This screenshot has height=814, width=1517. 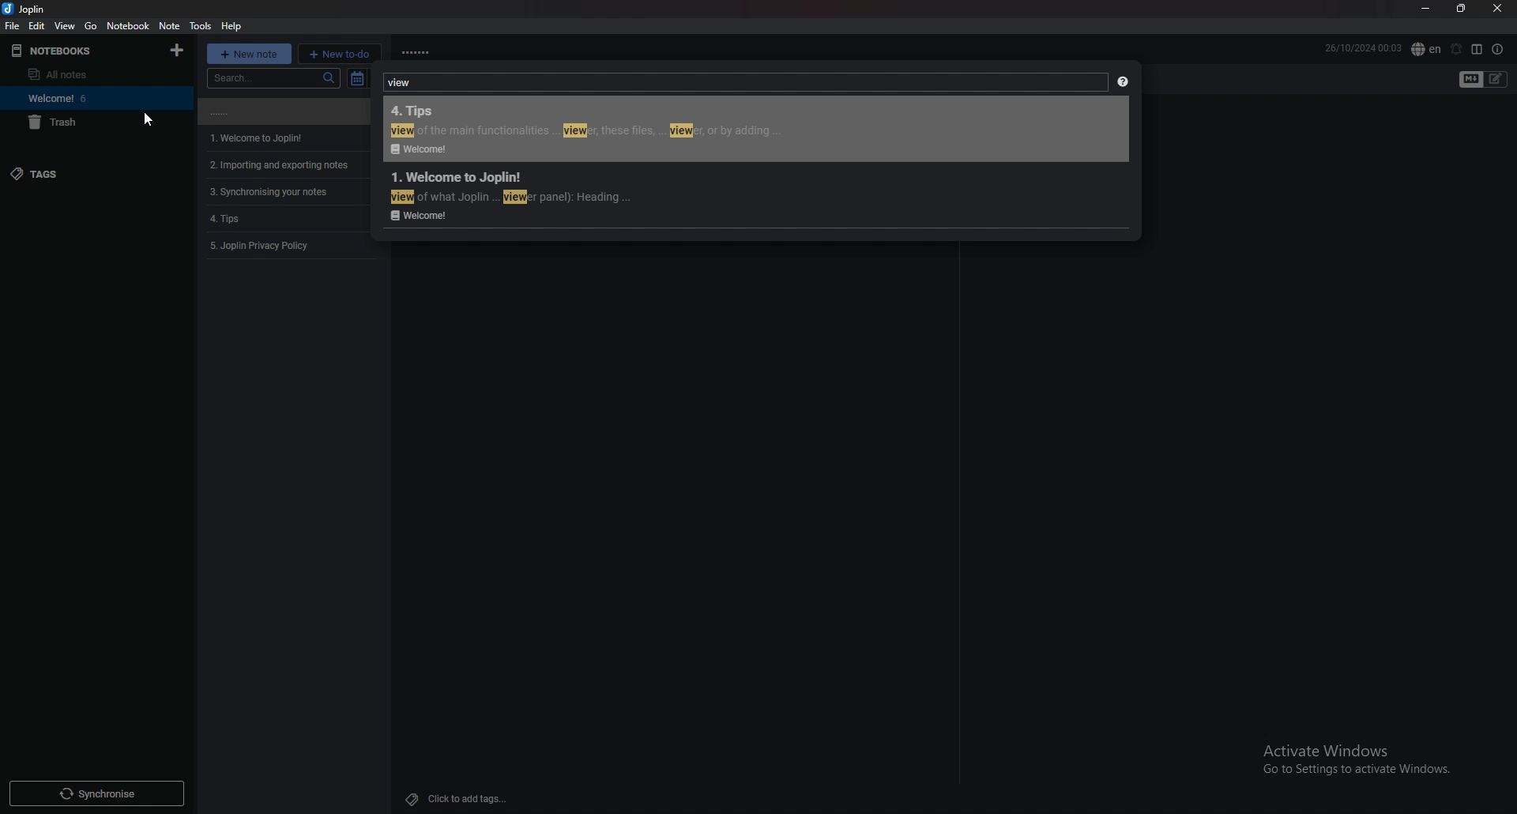 What do you see at coordinates (65, 25) in the screenshot?
I see `view` at bounding box center [65, 25].